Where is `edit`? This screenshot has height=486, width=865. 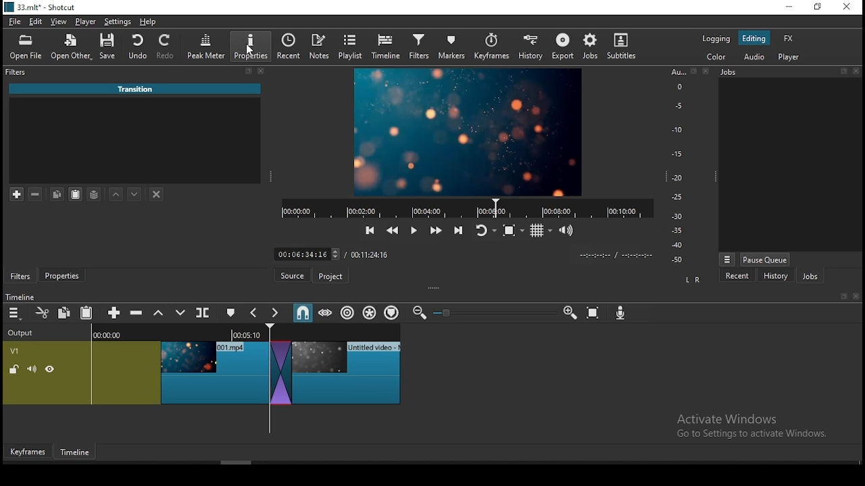
edit is located at coordinates (36, 23).